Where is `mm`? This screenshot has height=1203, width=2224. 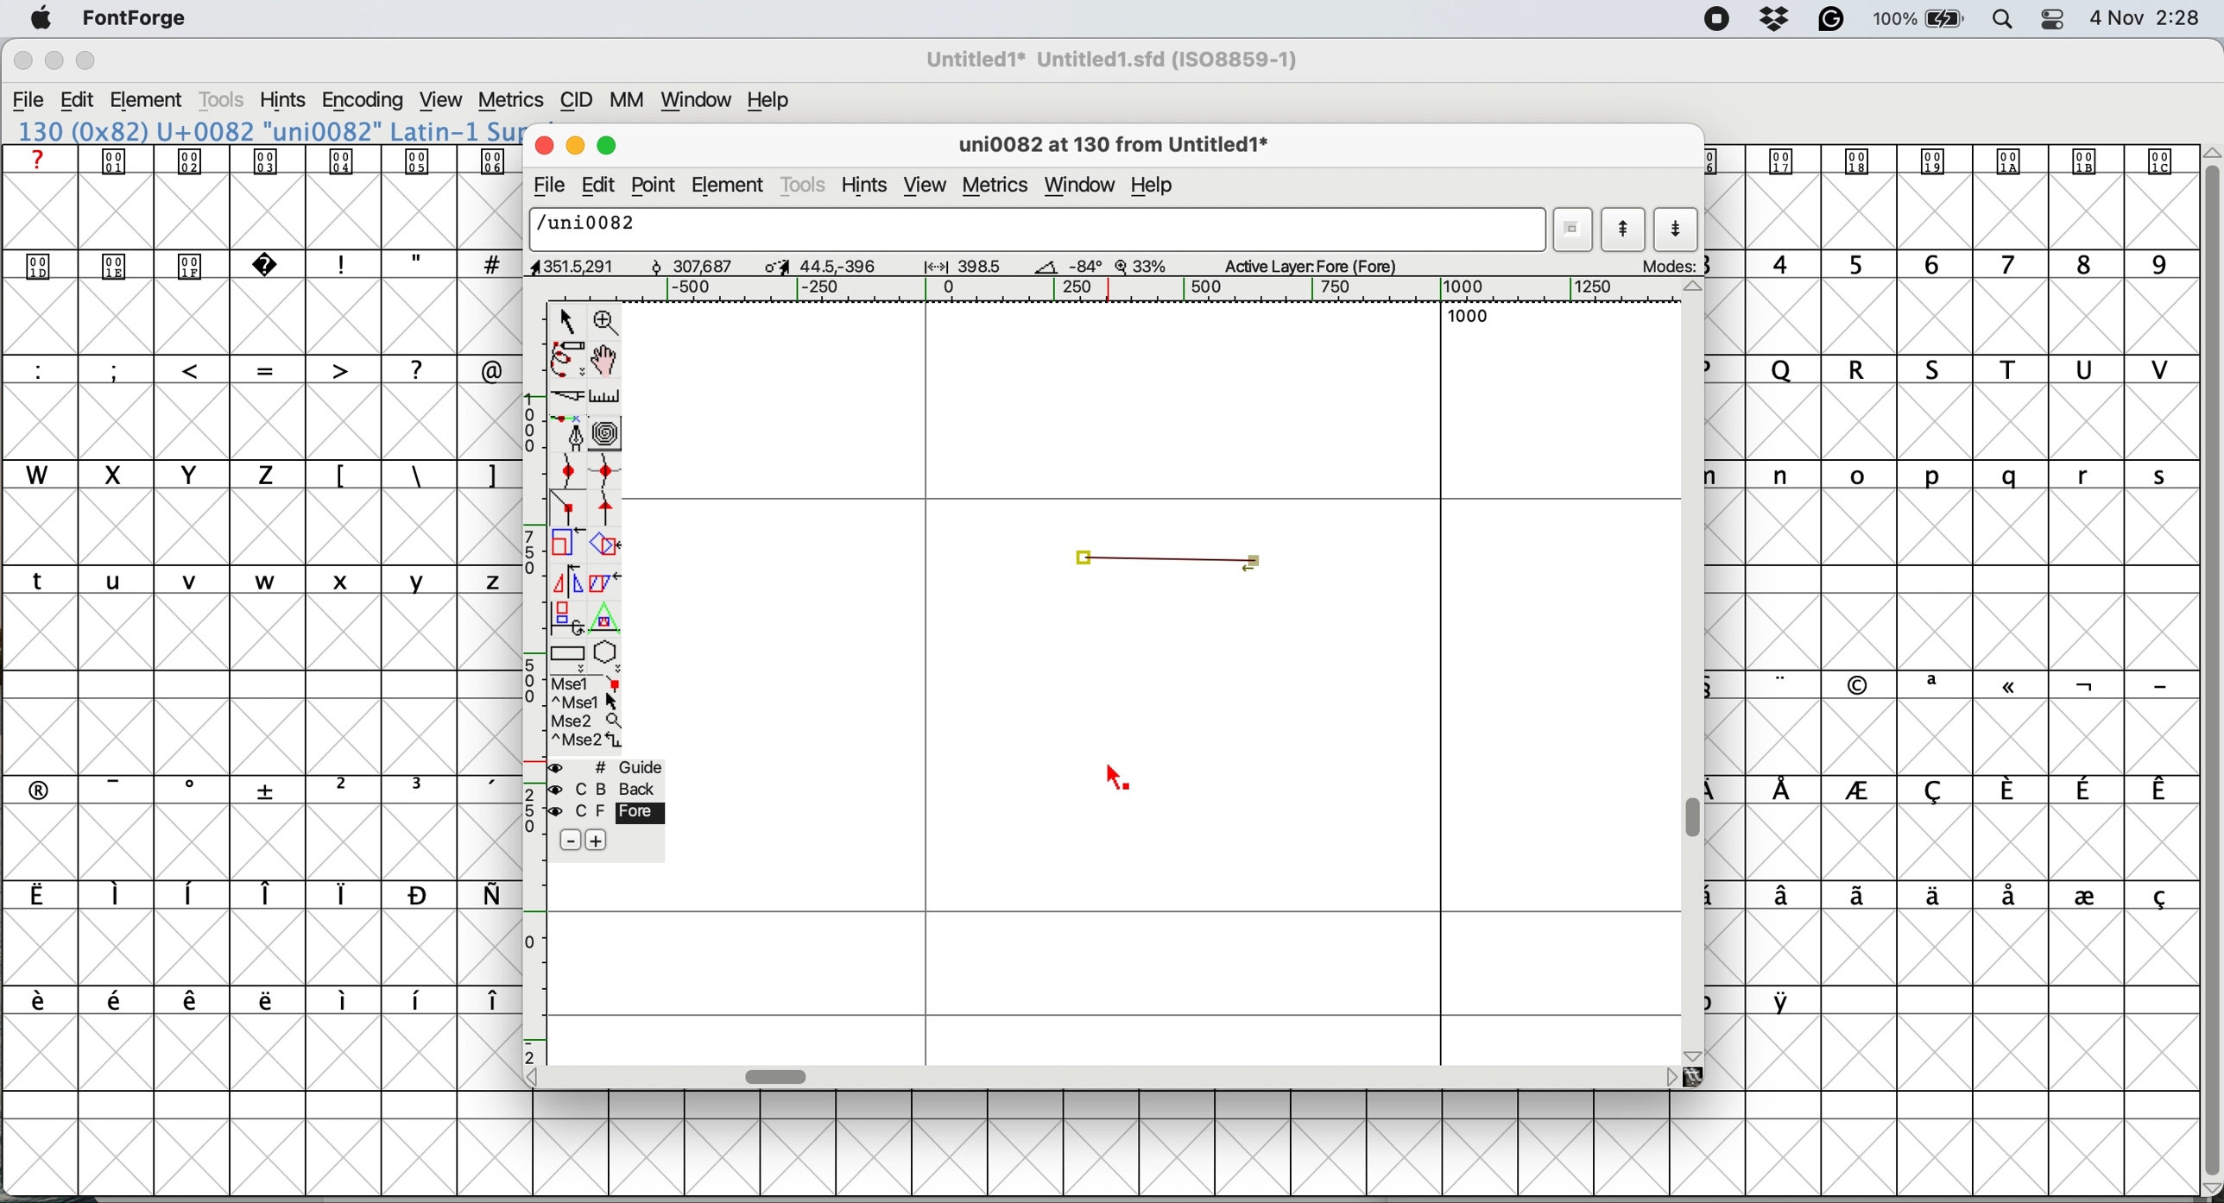 mm is located at coordinates (633, 100).